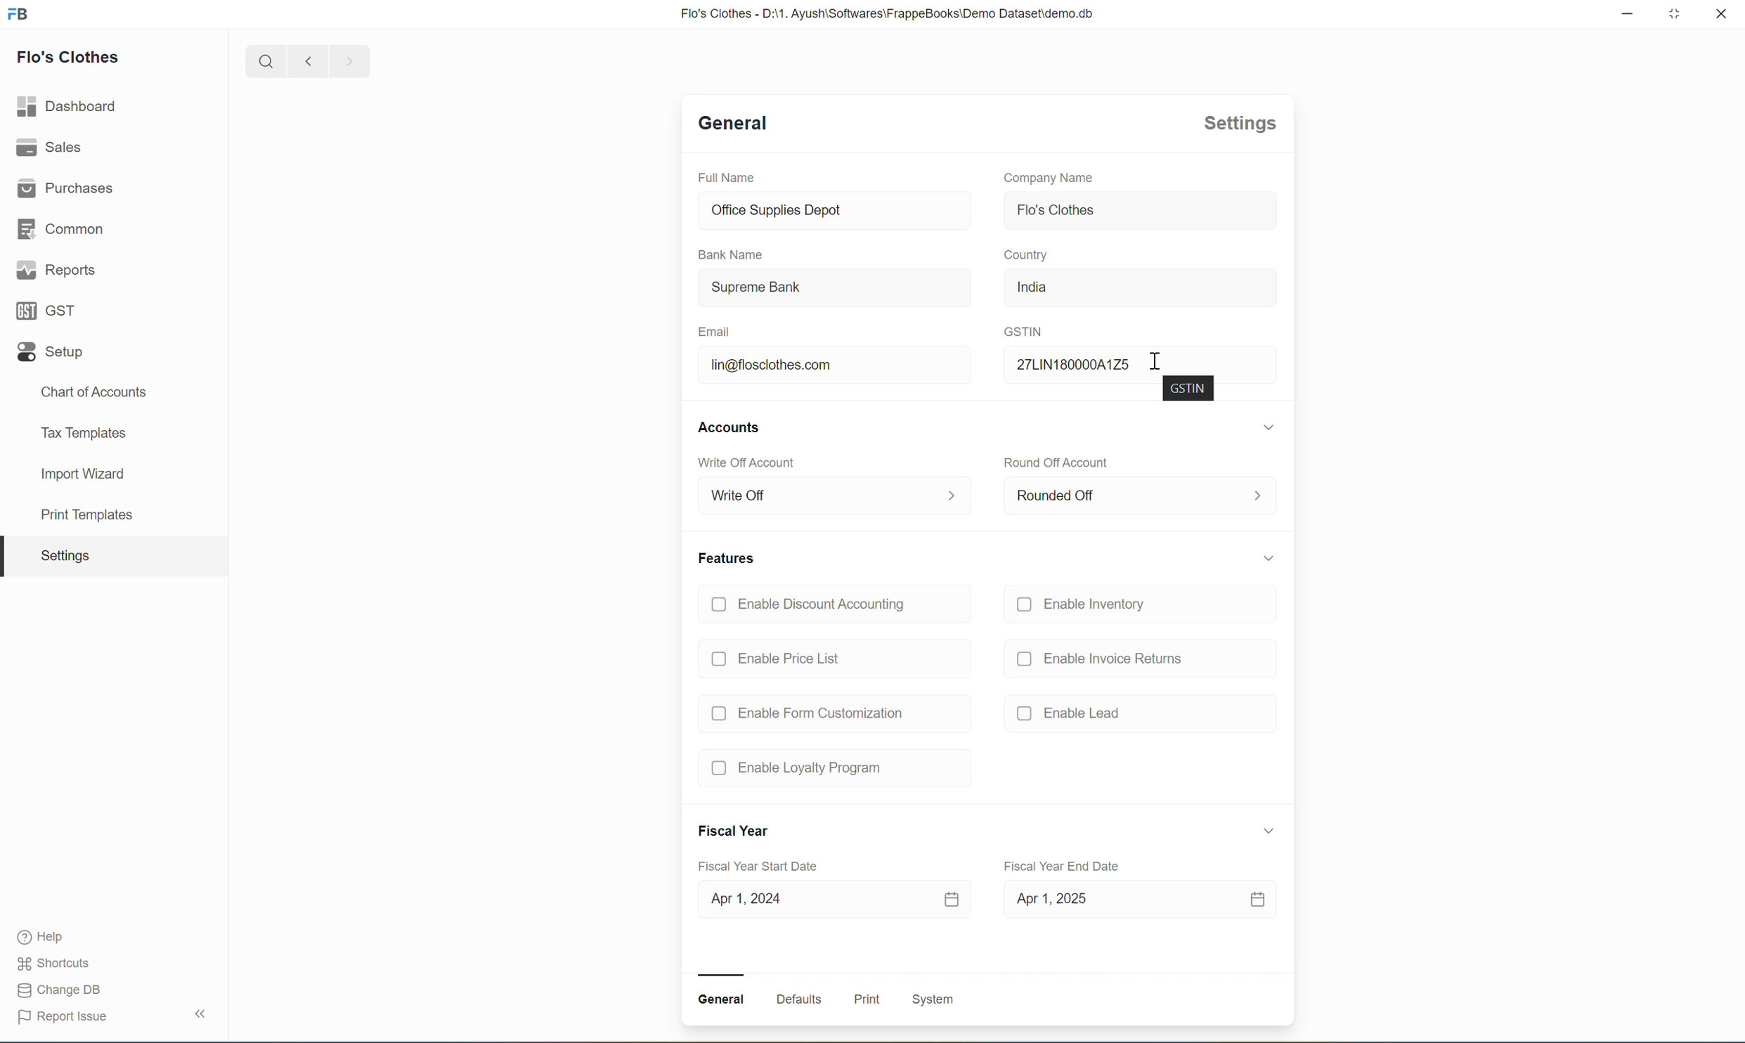 The image size is (1745, 1043). I want to click on Enable Loyalty Program, so click(798, 769).